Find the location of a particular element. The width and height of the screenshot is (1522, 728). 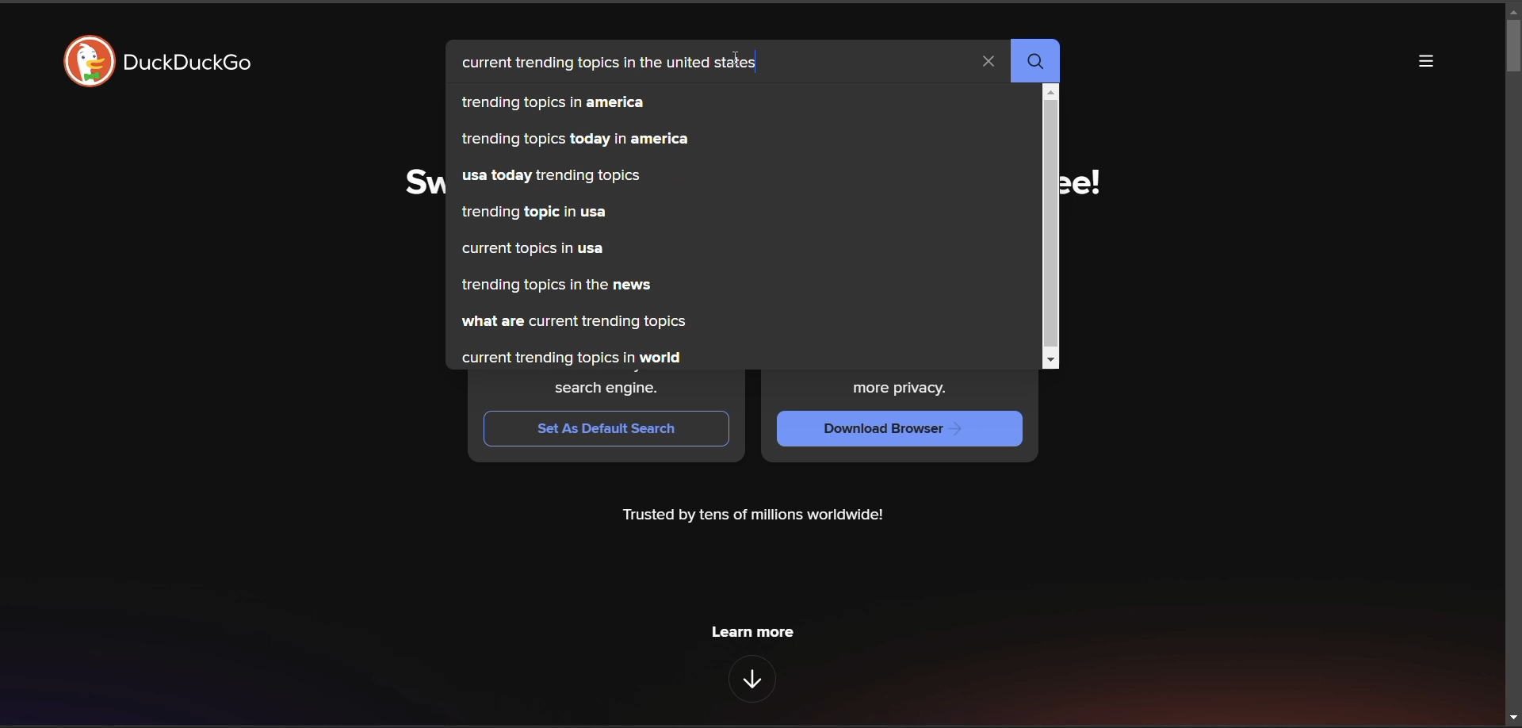

trending topics in the news is located at coordinates (564, 285).